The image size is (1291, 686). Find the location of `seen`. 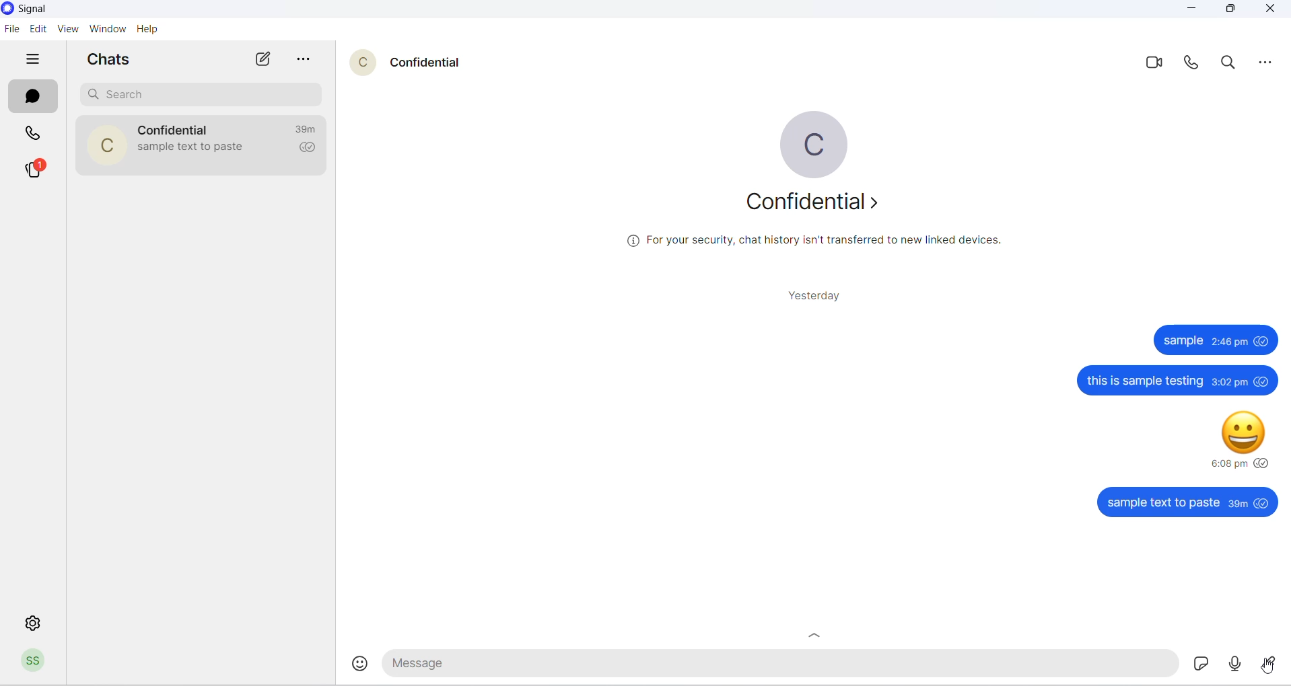

seen is located at coordinates (1263, 340).